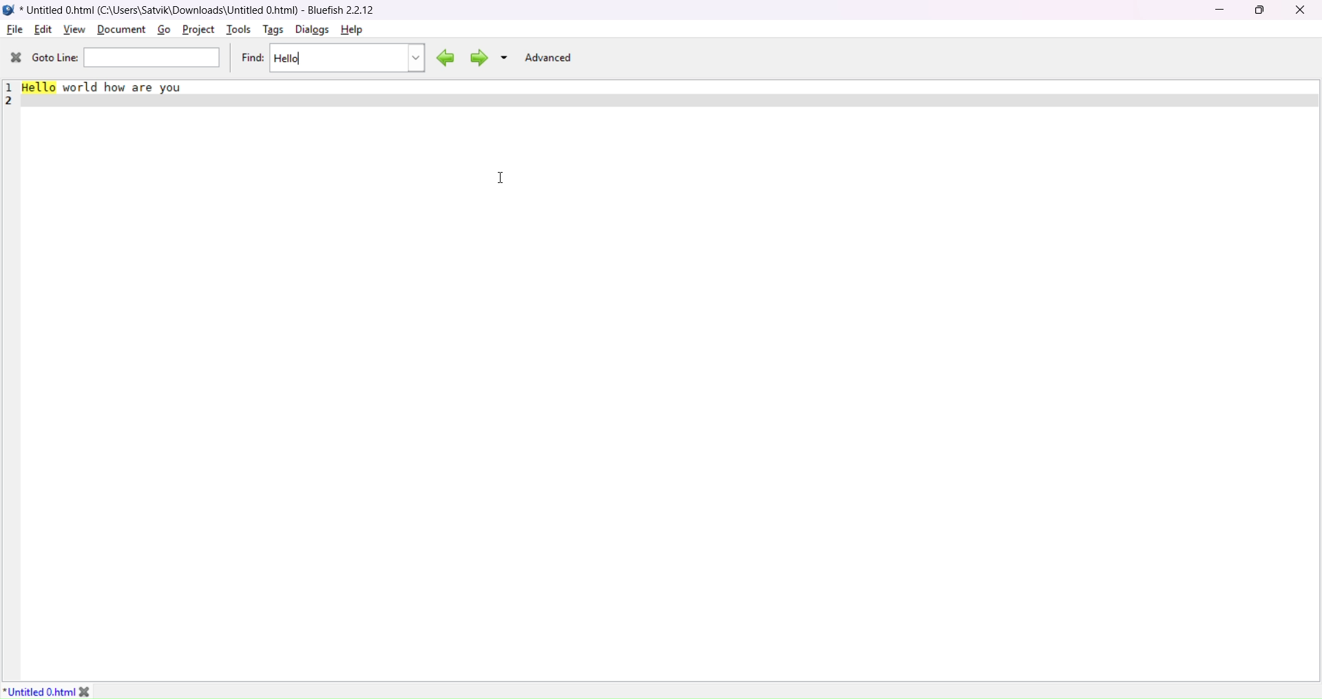 This screenshot has height=699, width=1322. I want to click on close, so click(1300, 10).